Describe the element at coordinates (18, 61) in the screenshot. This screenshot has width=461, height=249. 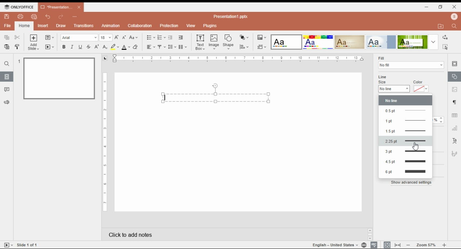
I see `1` at that location.